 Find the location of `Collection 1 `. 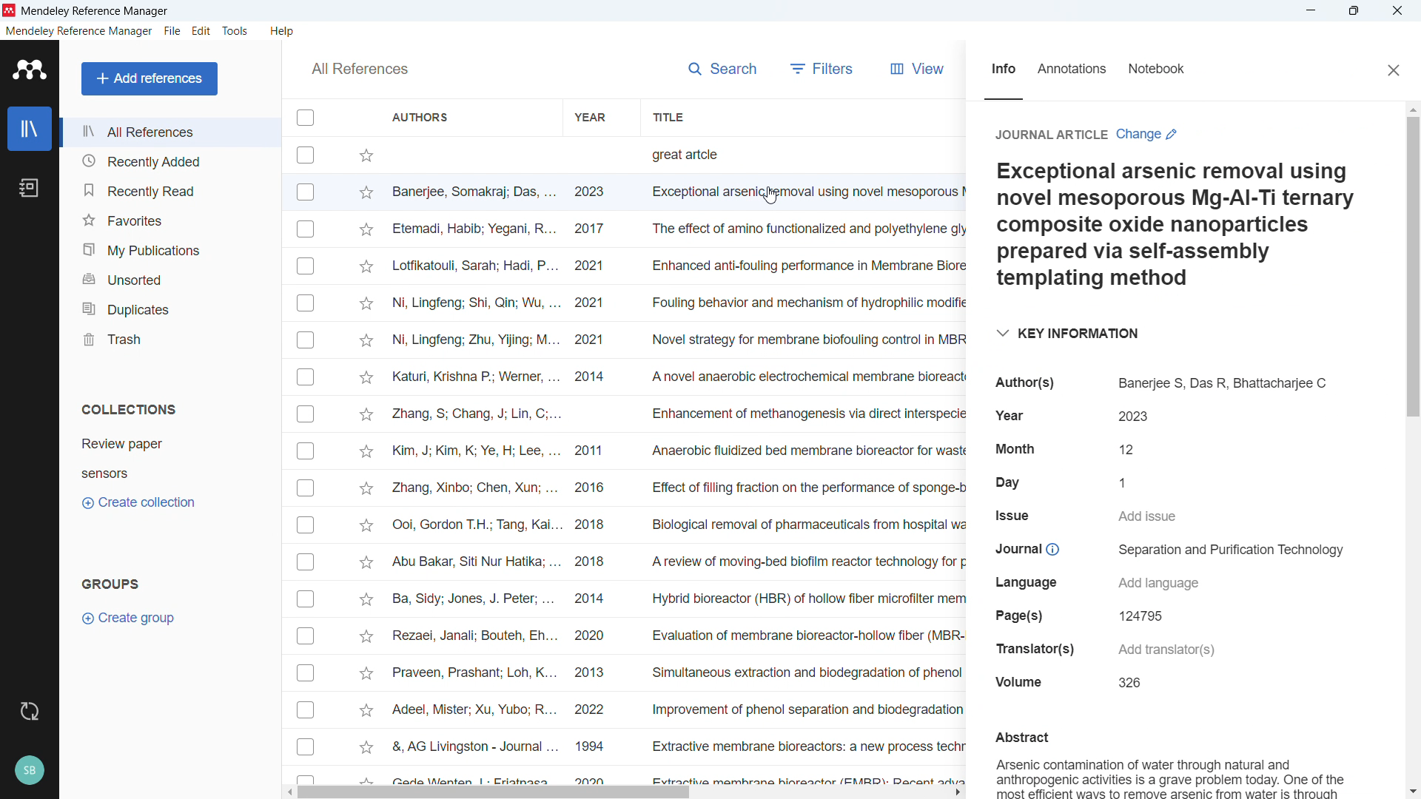

Collection 1  is located at coordinates (122, 443).